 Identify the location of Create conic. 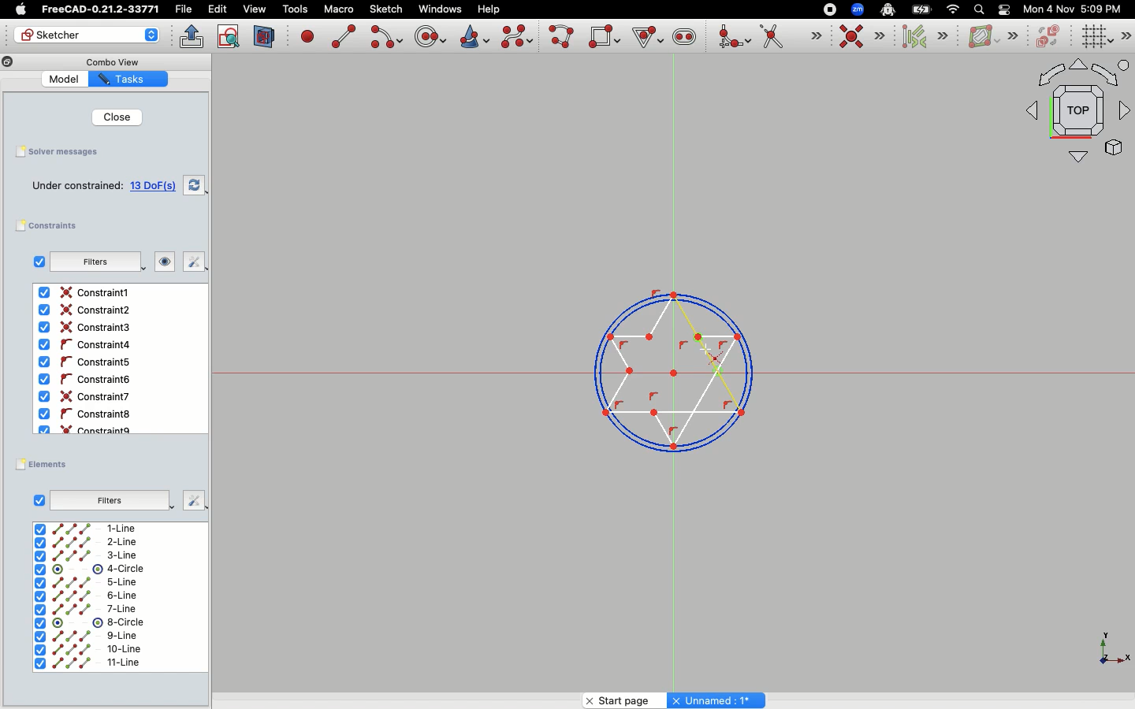
(473, 35).